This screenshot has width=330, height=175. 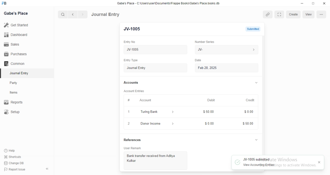 I want to click on Journal Entry, so click(x=17, y=74).